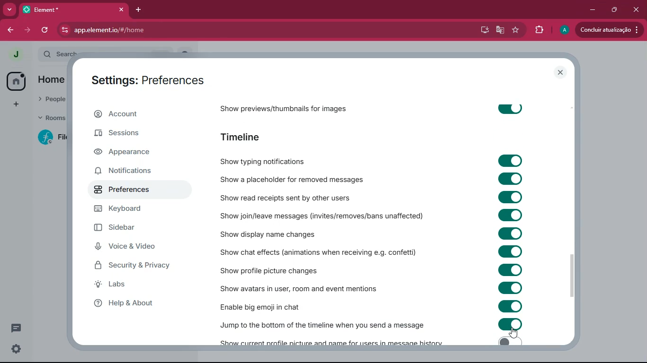 This screenshot has height=363, width=647. Describe the element at coordinates (131, 210) in the screenshot. I see `keyboard` at that location.